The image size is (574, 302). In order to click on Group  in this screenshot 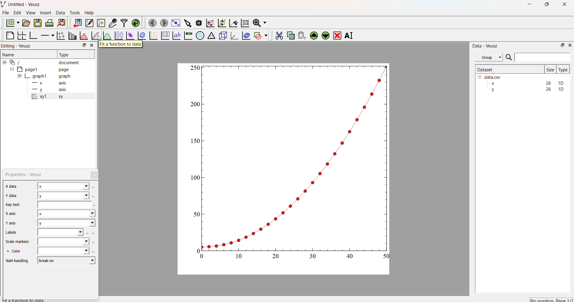, I will do `click(488, 57)`.